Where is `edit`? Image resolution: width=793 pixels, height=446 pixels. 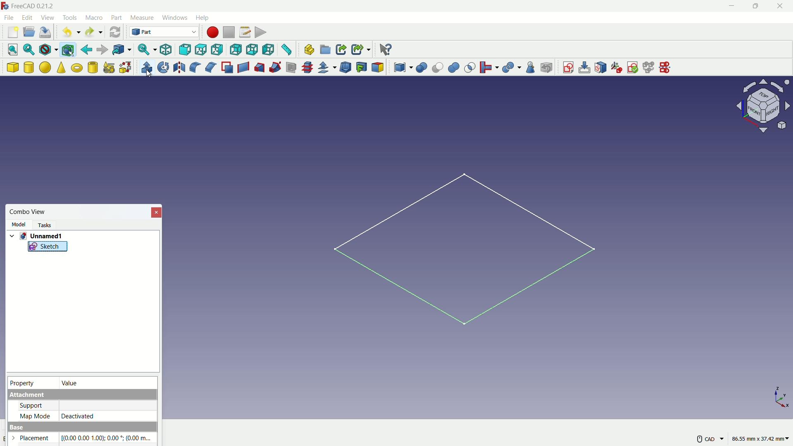
edit is located at coordinates (27, 18).